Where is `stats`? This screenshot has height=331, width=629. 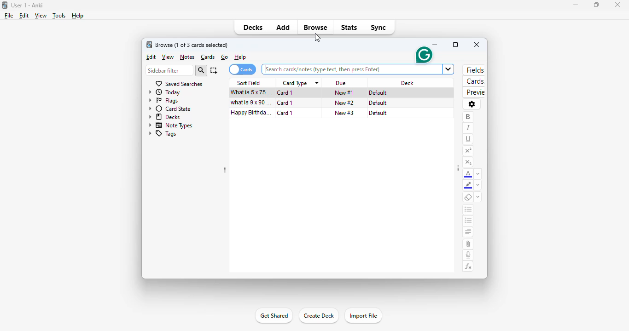 stats is located at coordinates (349, 28).